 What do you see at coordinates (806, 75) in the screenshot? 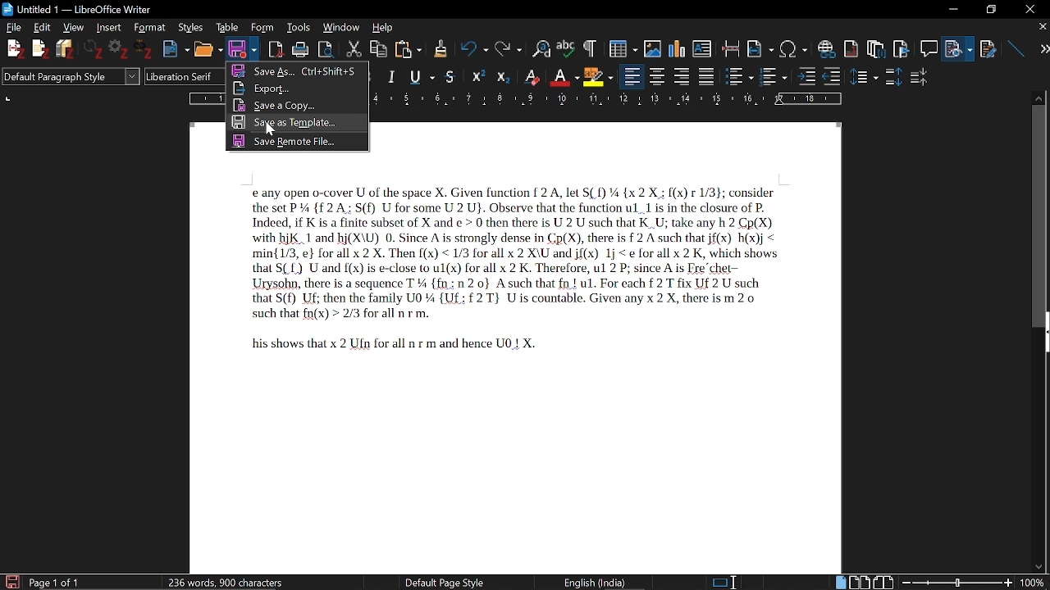
I see `` at bounding box center [806, 75].